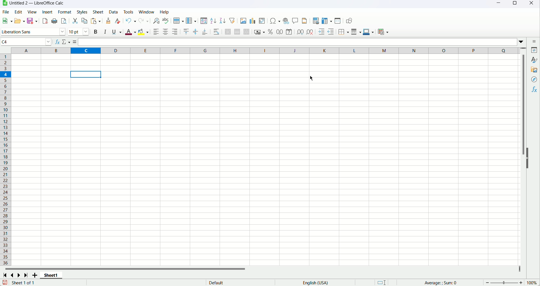  Describe the element at coordinates (381, 282) in the screenshot. I see `Standard selection` at that location.